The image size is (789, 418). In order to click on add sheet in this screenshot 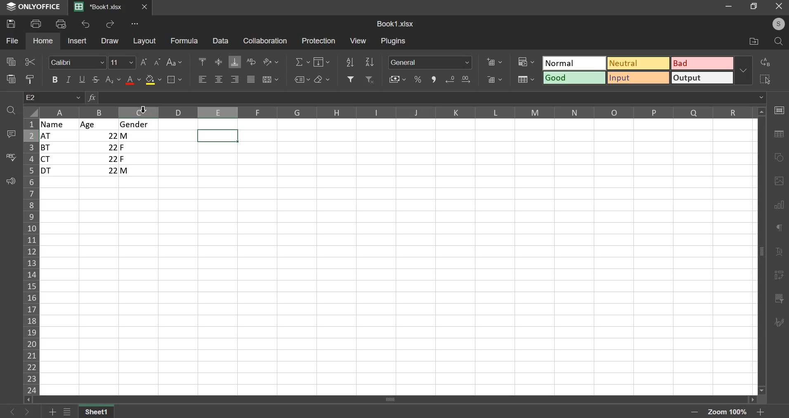, I will do `click(53, 411)`.